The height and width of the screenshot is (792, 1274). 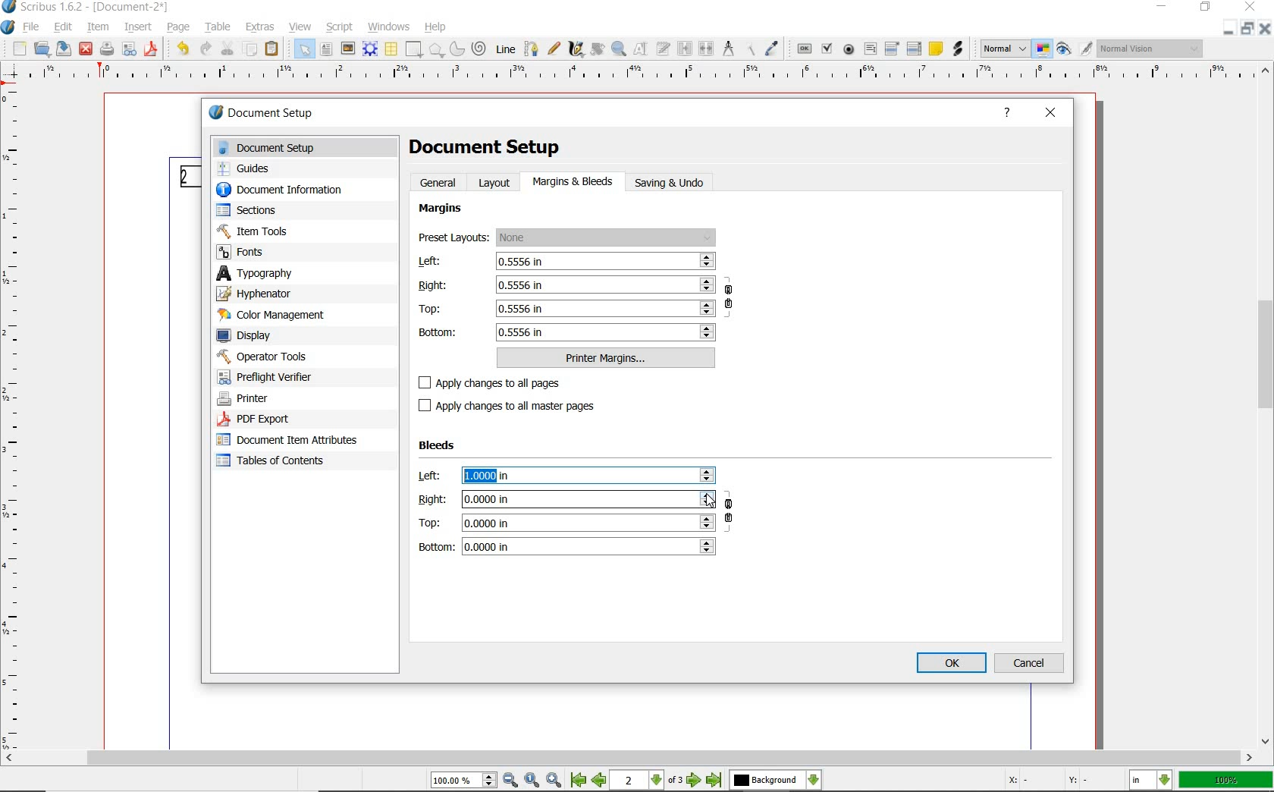 I want to click on copy, so click(x=250, y=50).